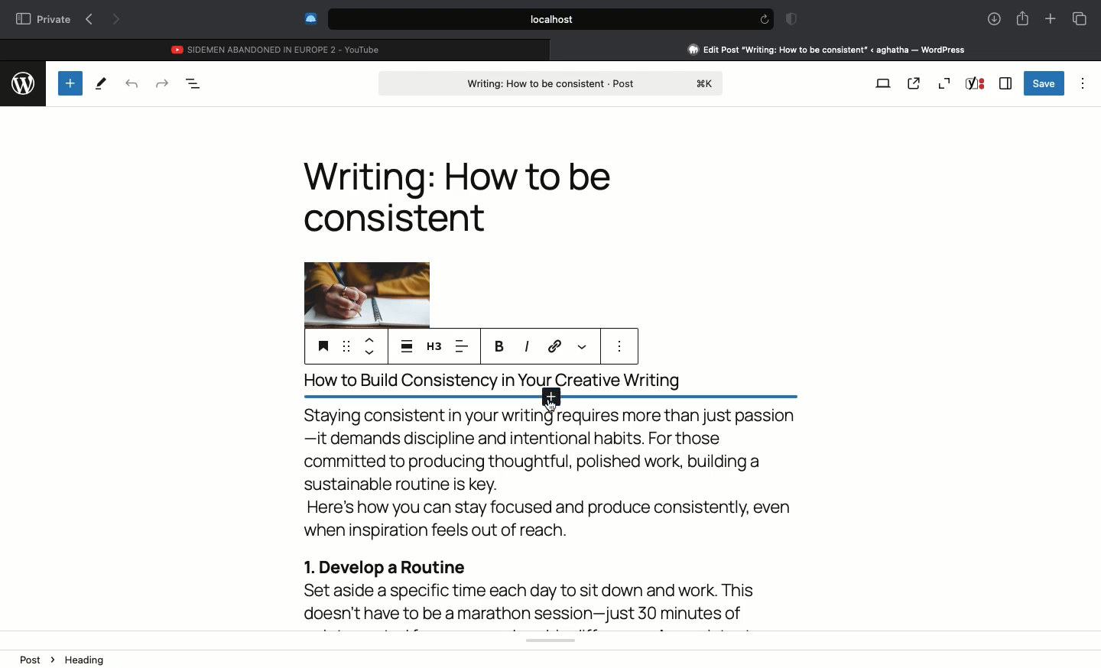  Describe the element at coordinates (1005, 83) in the screenshot. I see `Sidebar` at that location.